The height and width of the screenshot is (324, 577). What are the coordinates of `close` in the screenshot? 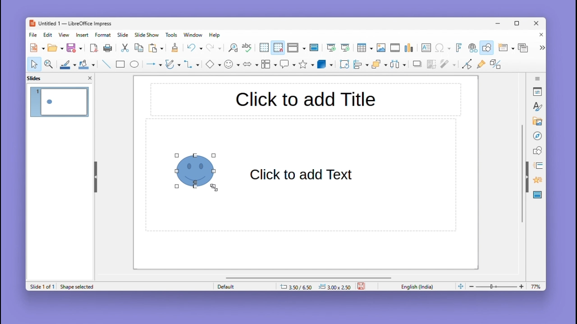 It's located at (90, 77).